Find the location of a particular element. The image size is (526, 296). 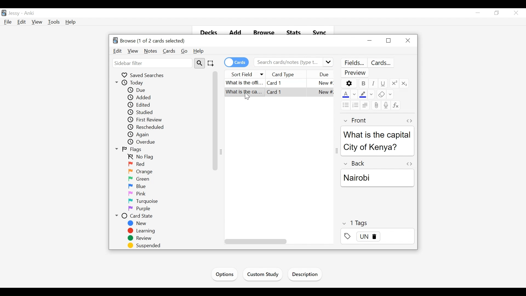

Underline is located at coordinates (383, 83).